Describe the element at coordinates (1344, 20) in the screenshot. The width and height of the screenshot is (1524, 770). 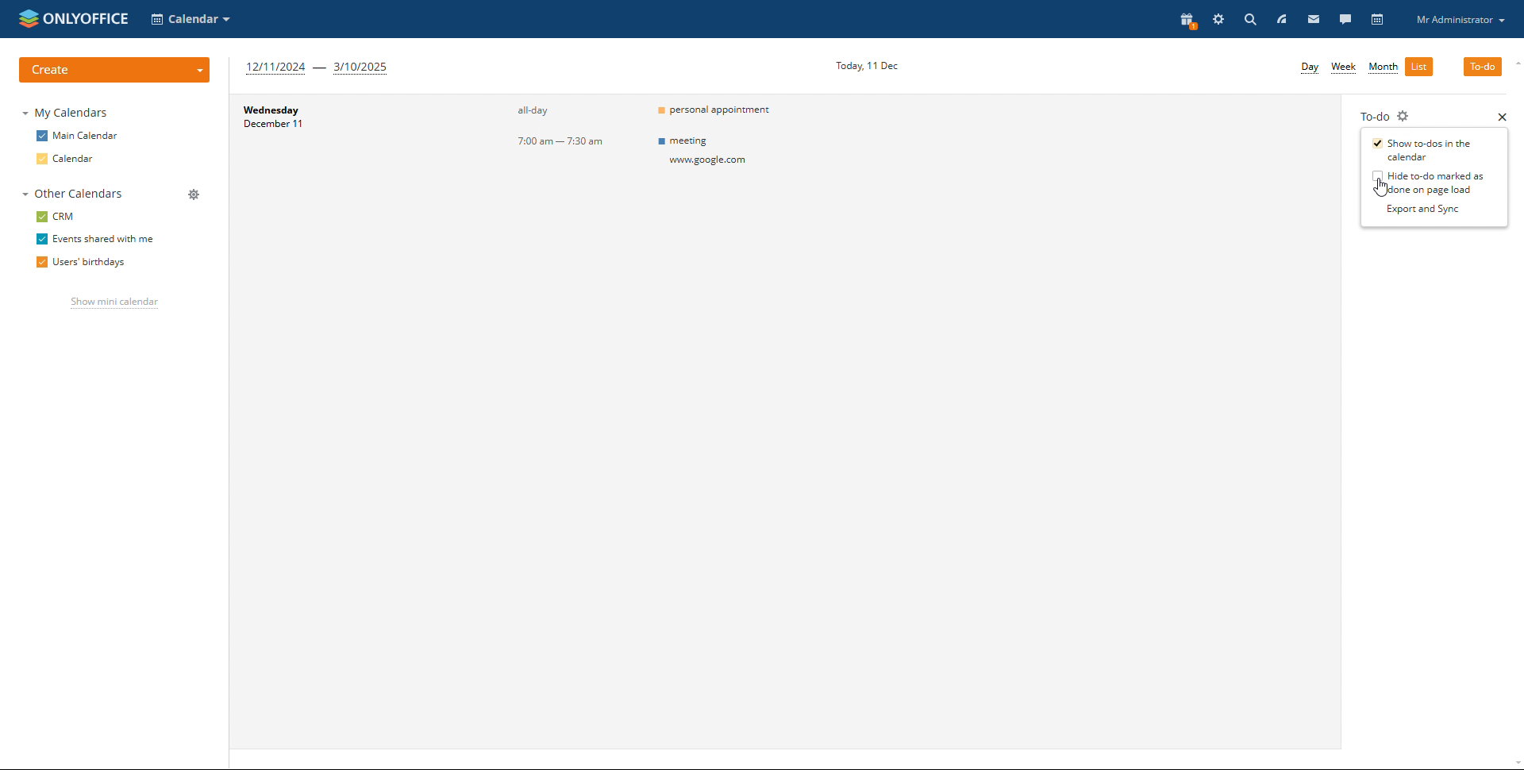
I see `talk` at that location.